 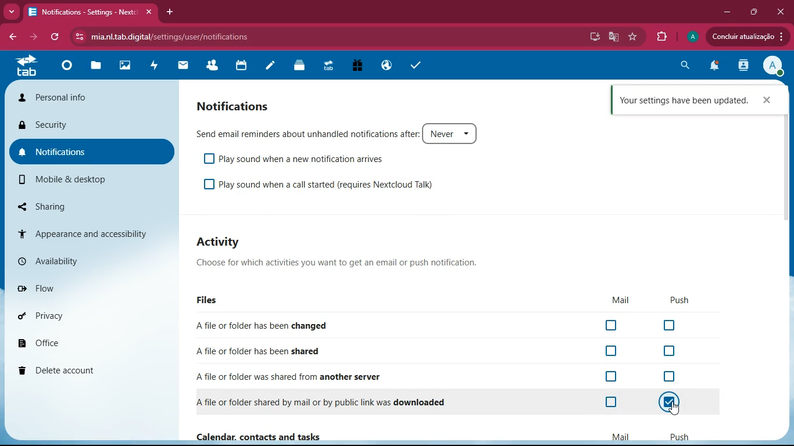 I want to click on Afile or folder has been changed, so click(x=268, y=325).